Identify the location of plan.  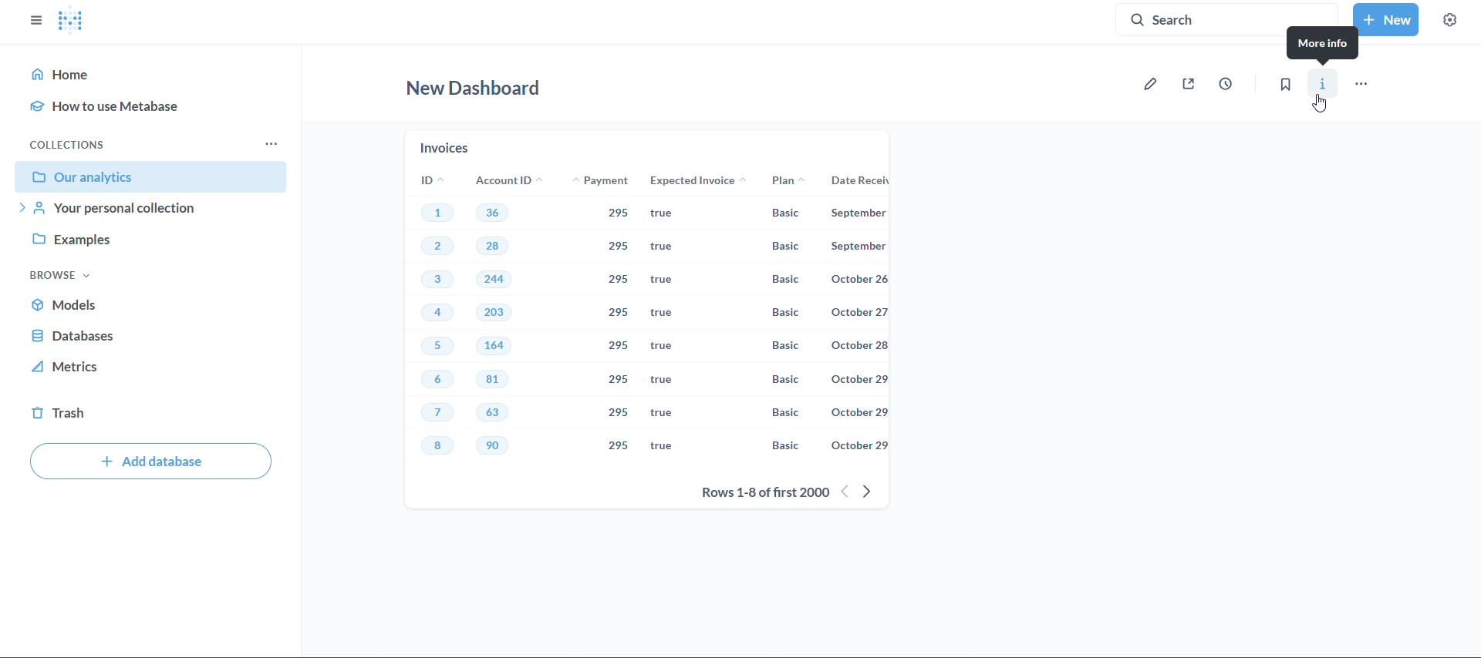
(785, 183).